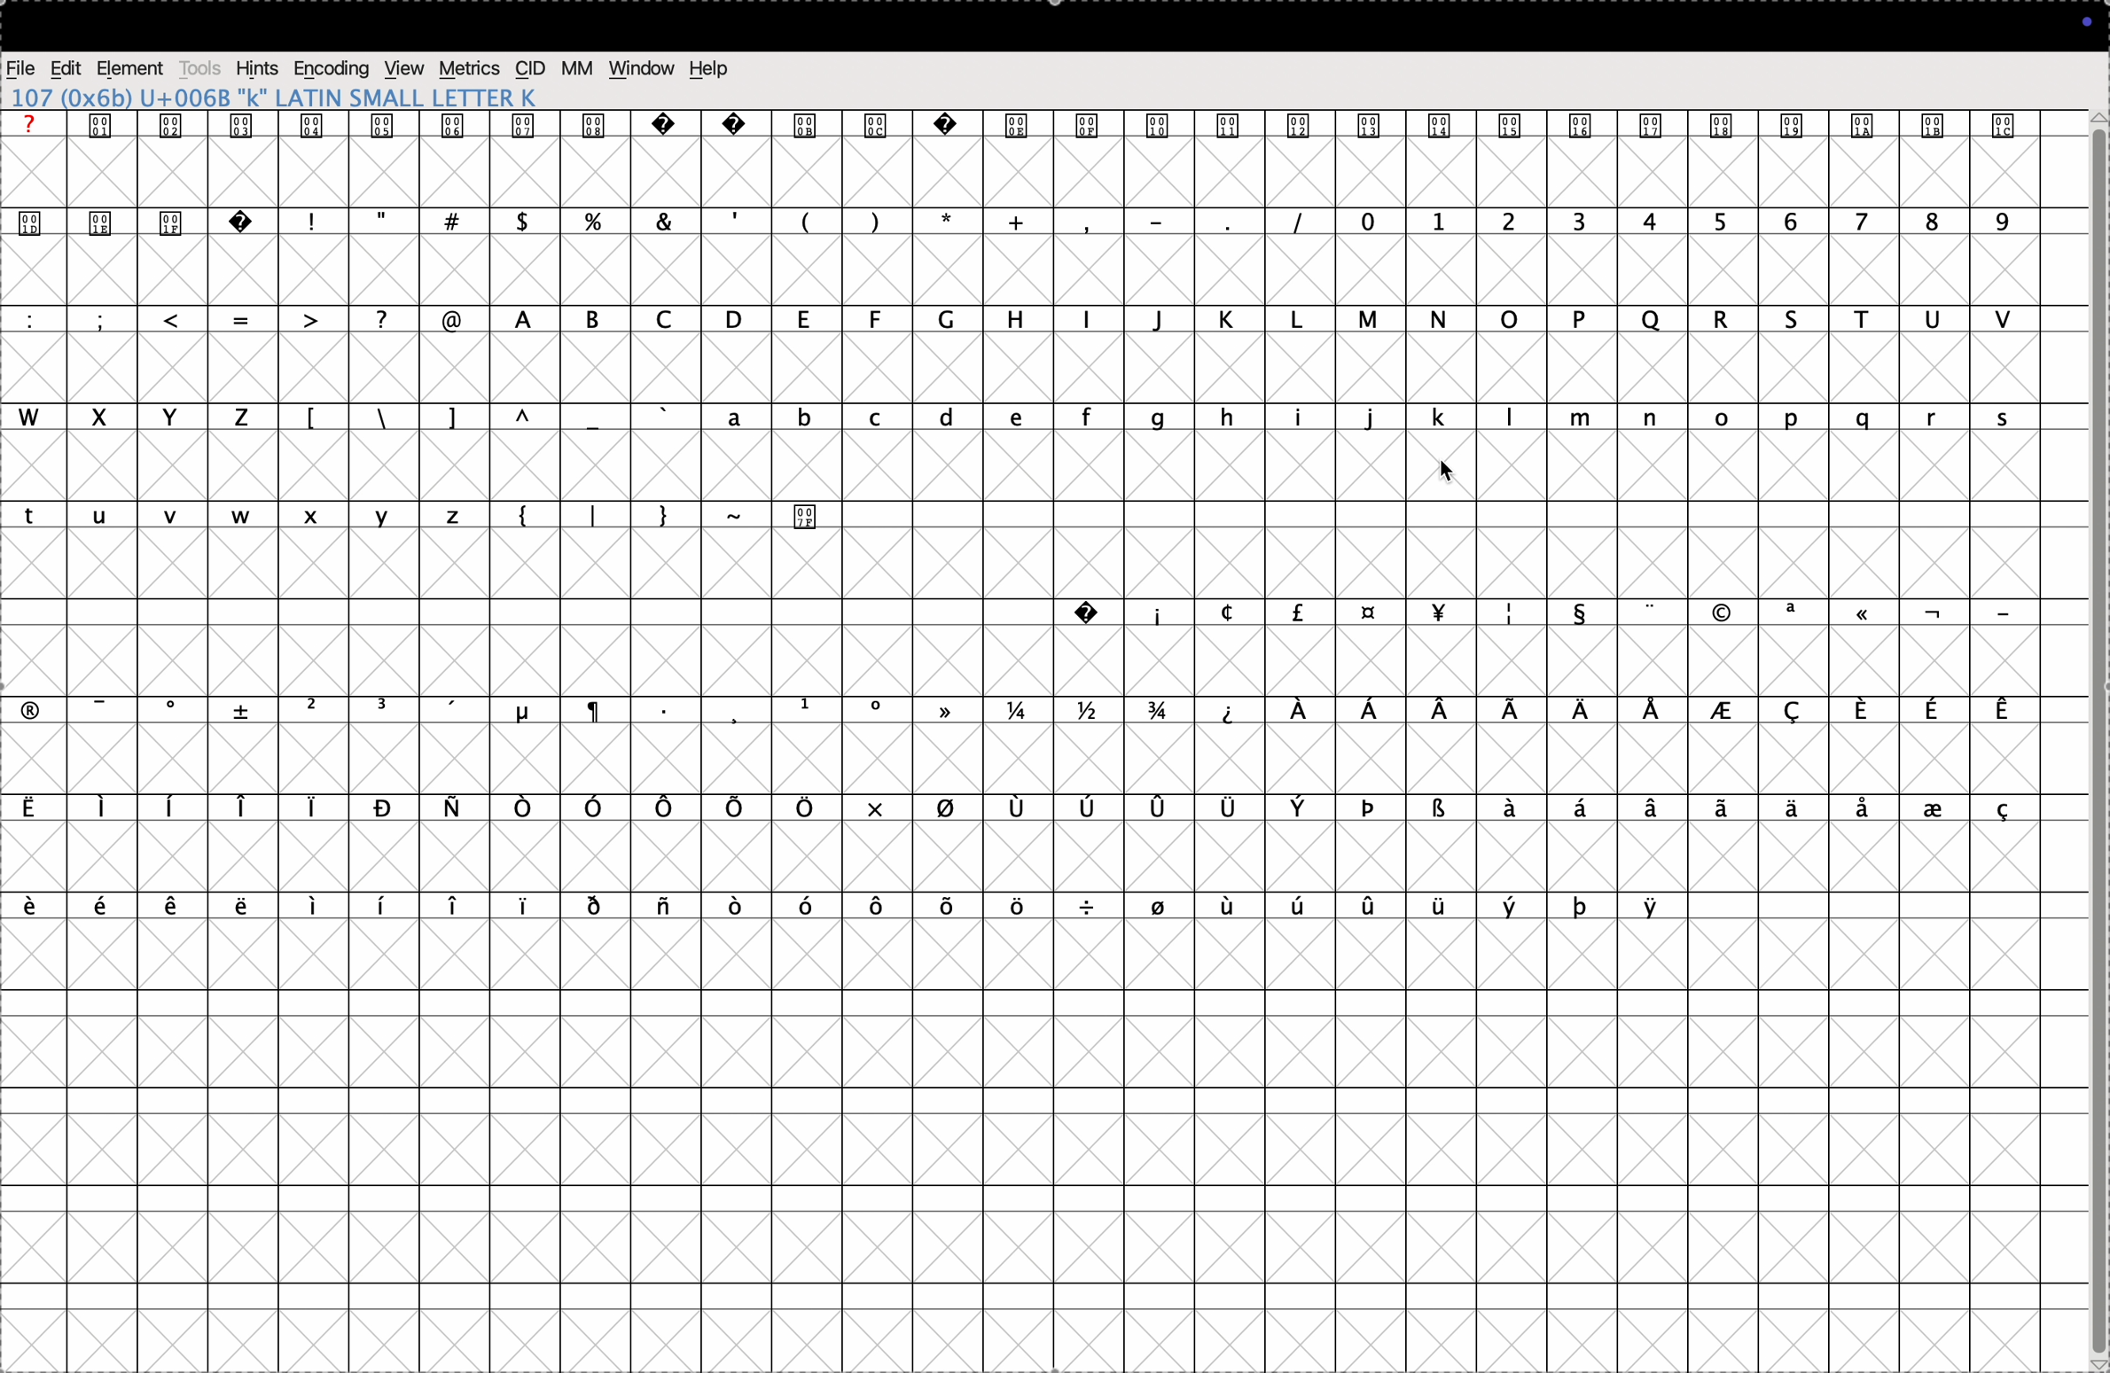 The image size is (2110, 1373). What do you see at coordinates (1300, 320) in the screenshot?
I see `l` at bounding box center [1300, 320].